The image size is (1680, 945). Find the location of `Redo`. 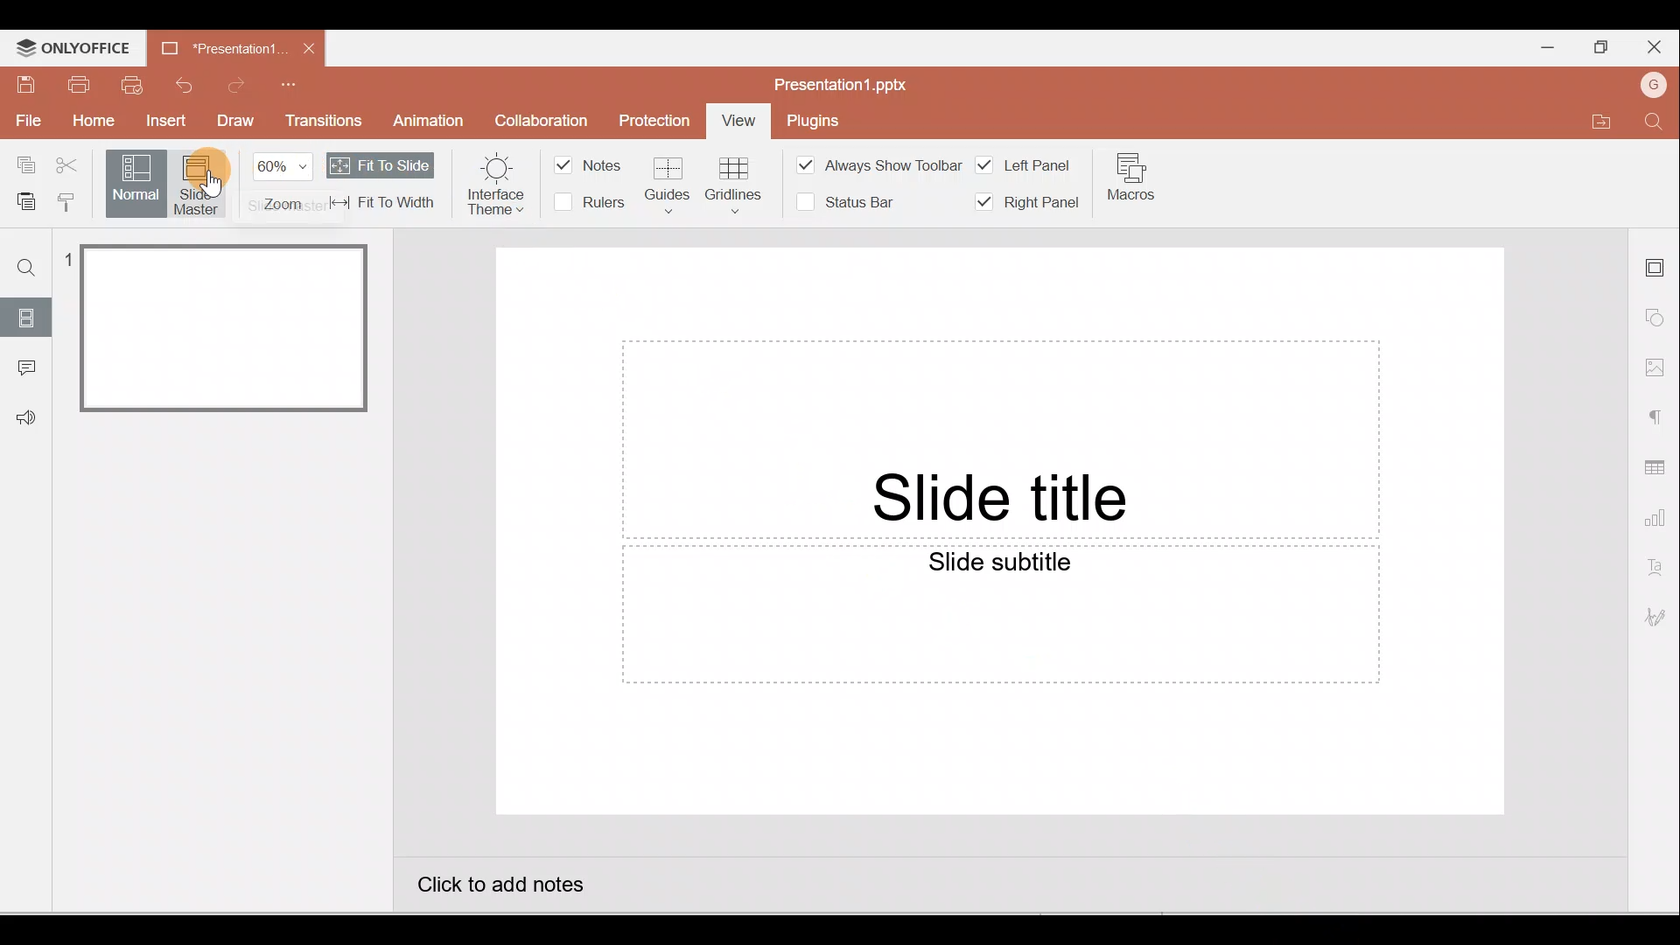

Redo is located at coordinates (241, 84).